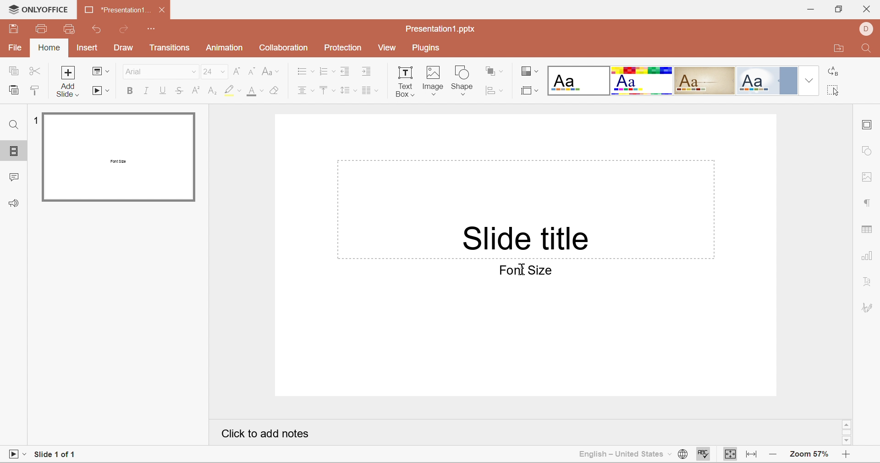 The height and width of the screenshot is (463, 880). I want to click on Change color theme, so click(528, 71).